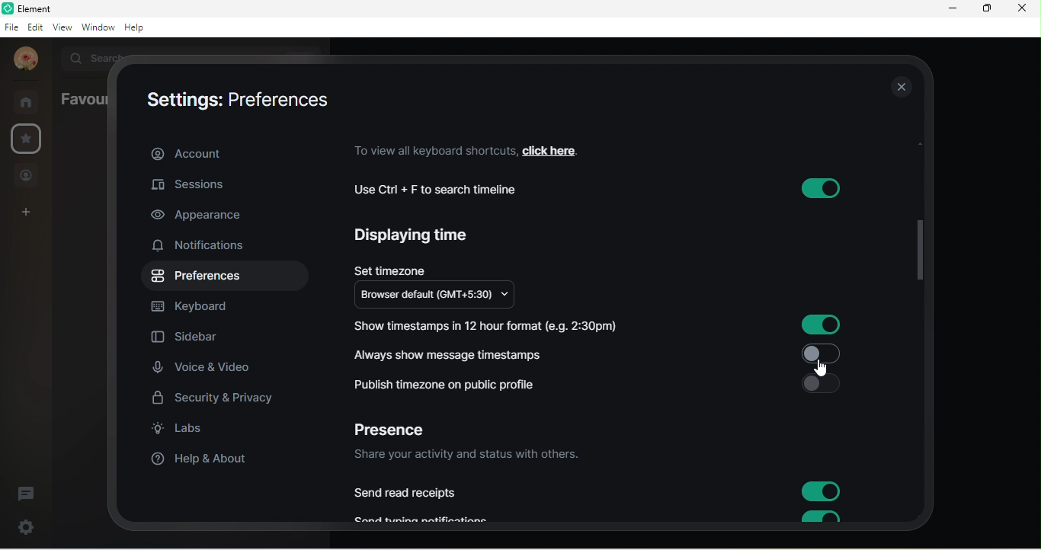 Image resolution: width=1041 pixels, height=550 pixels. What do you see at coordinates (822, 325) in the screenshot?
I see `button` at bounding box center [822, 325].